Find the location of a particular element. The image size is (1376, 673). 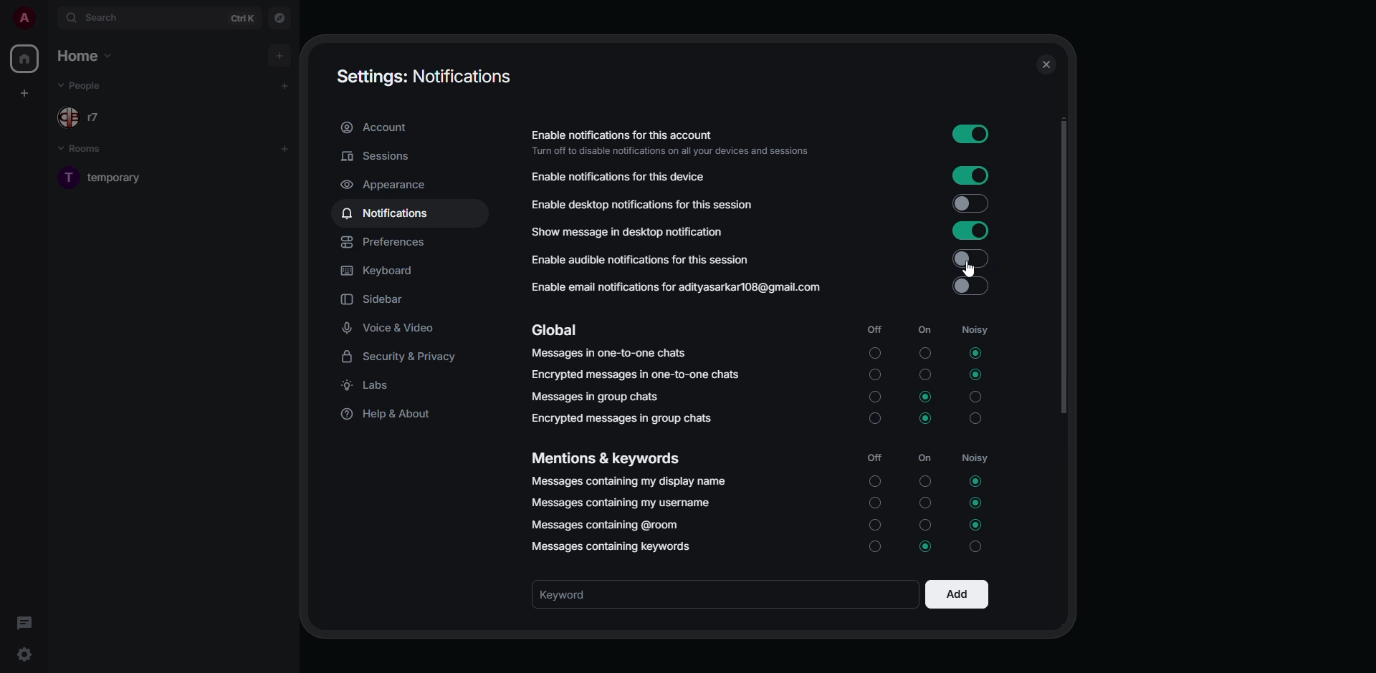

Off Unselected is located at coordinates (876, 397).